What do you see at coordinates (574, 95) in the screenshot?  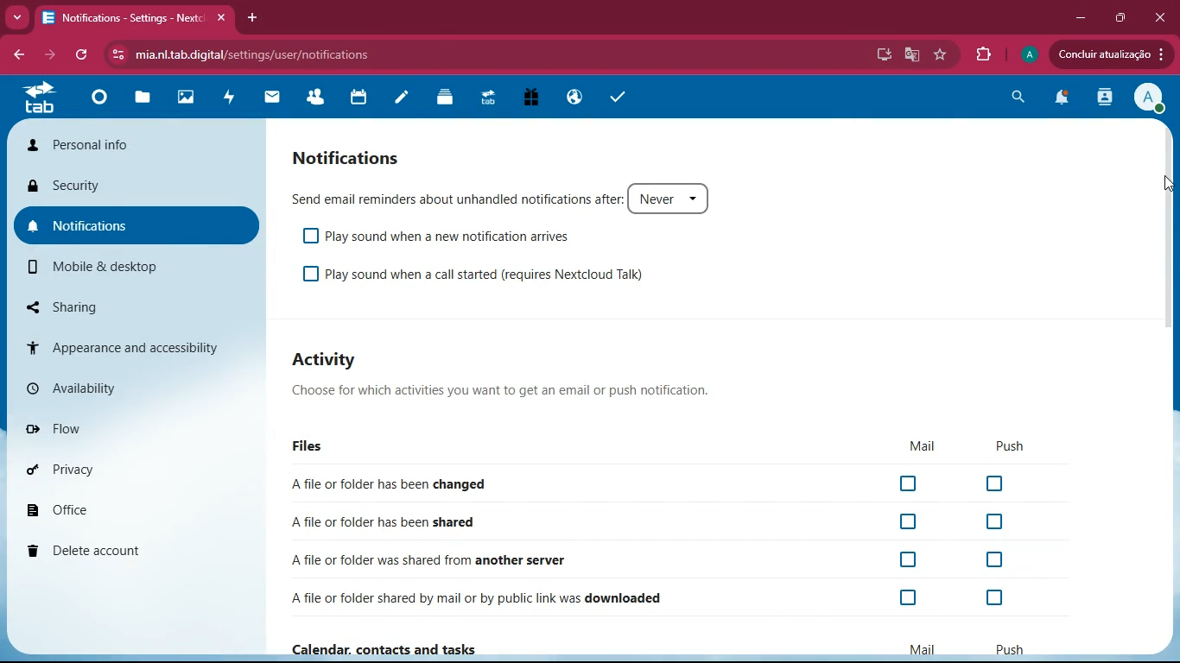 I see `public` at bounding box center [574, 95].